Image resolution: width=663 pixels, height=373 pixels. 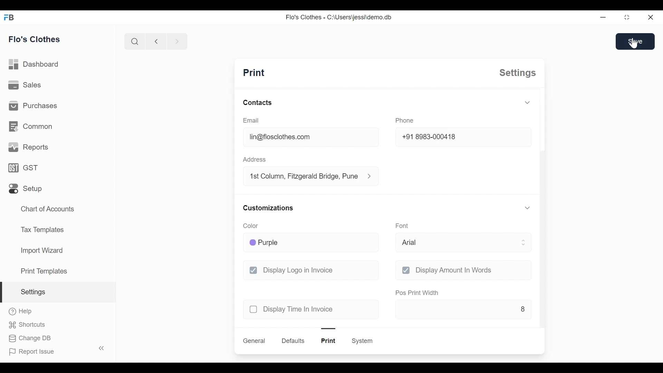 What do you see at coordinates (417, 293) in the screenshot?
I see `pos print width` at bounding box center [417, 293].